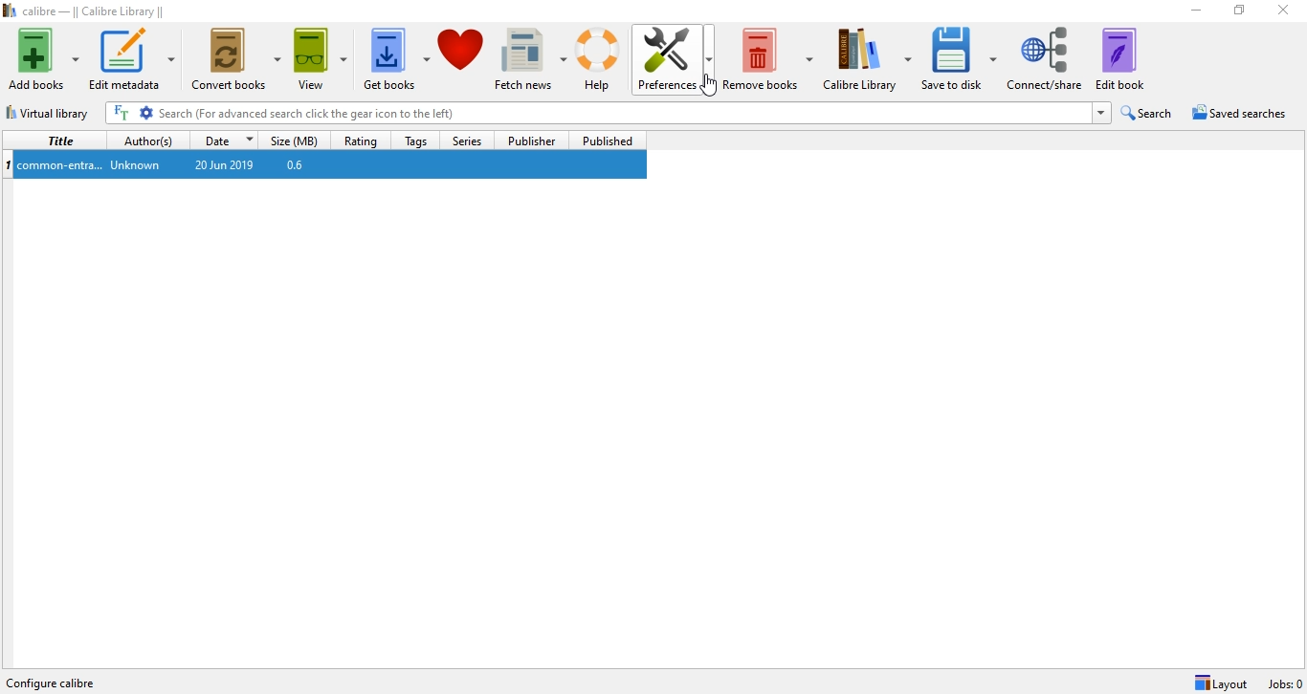  I want to click on Close, so click(1287, 12).